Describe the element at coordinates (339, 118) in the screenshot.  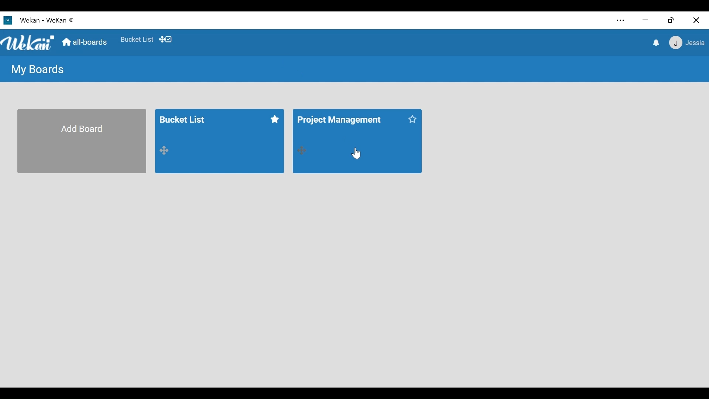
I see ` Project Management` at that location.